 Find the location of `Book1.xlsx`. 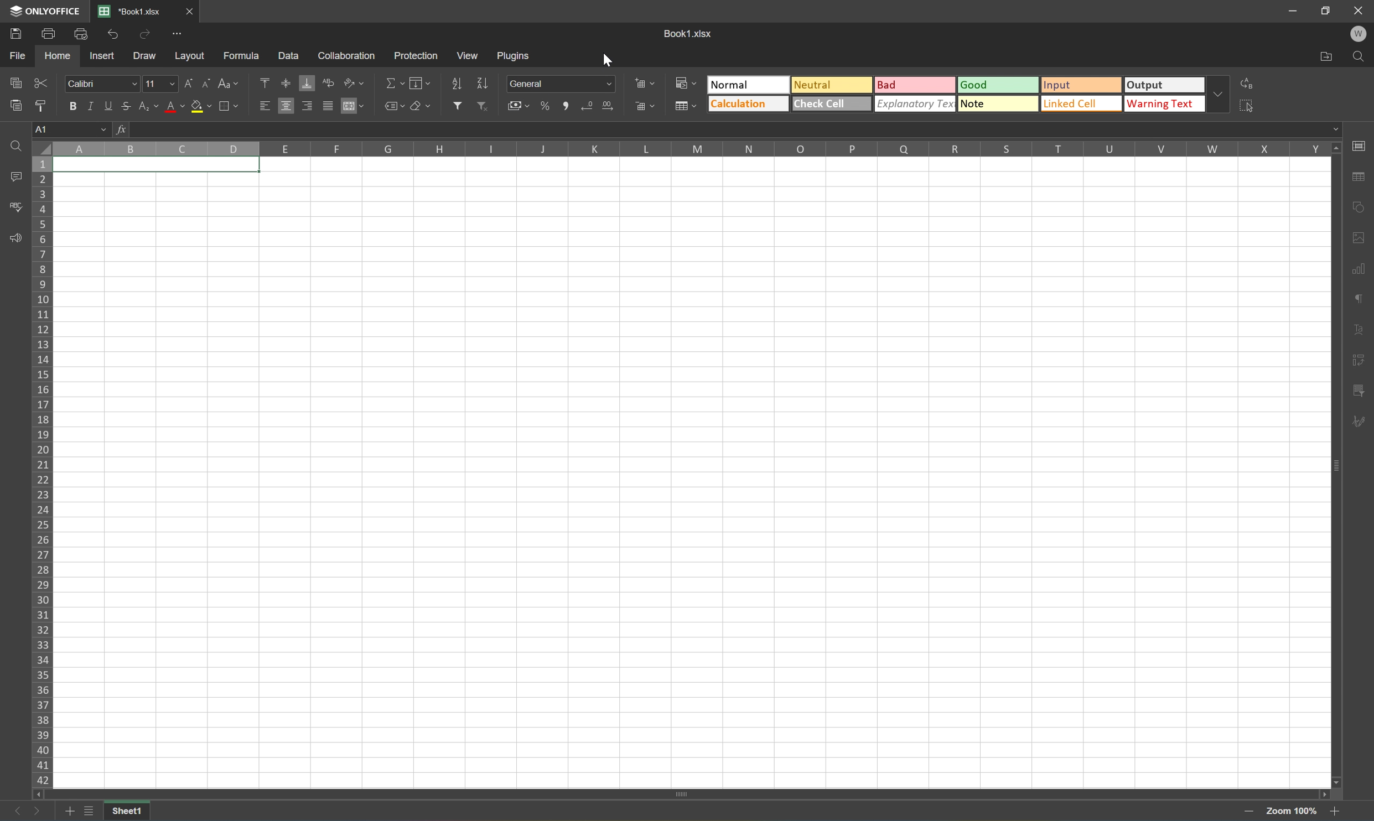

Book1.xlsx is located at coordinates (690, 33).